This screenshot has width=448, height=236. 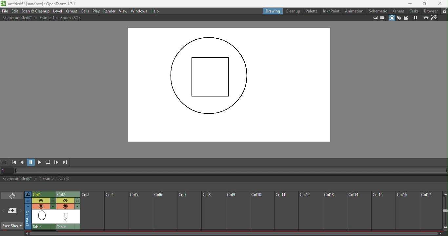 I want to click on Lock rooms tab, so click(x=444, y=11).